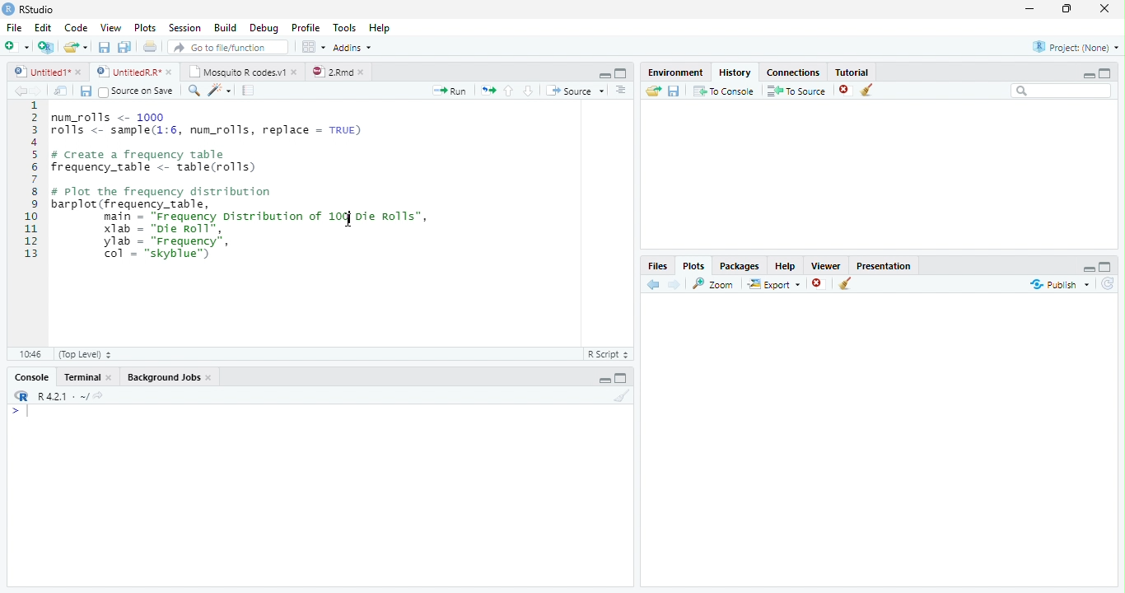 The width and height of the screenshot is (1125, 593). Describe the element at coordinates (603, 75) in the screenshot. I see `Hide` at that location.